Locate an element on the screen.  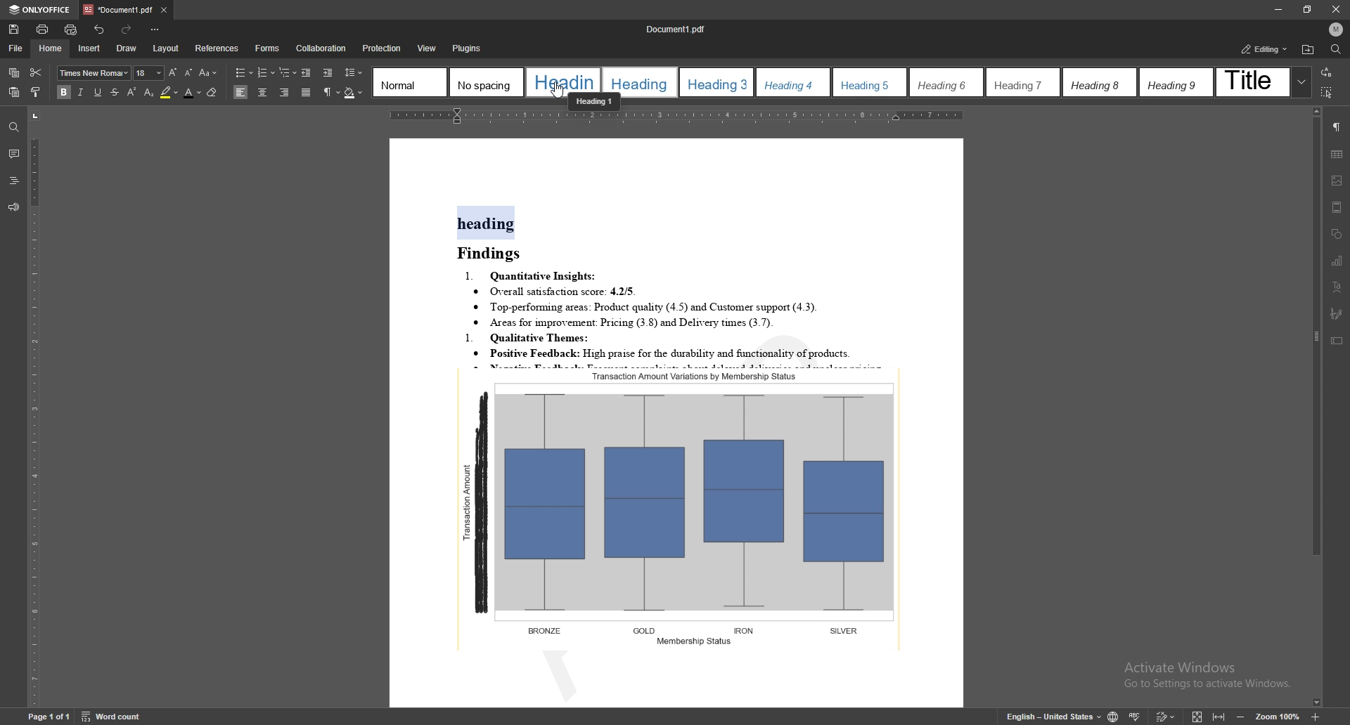
paragraph is located at coordinates (1337, 126).